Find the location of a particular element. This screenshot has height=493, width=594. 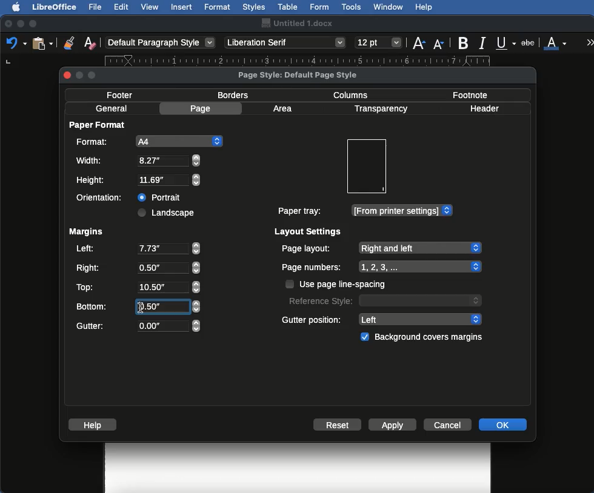

Right is located at coordinates (137, 268).